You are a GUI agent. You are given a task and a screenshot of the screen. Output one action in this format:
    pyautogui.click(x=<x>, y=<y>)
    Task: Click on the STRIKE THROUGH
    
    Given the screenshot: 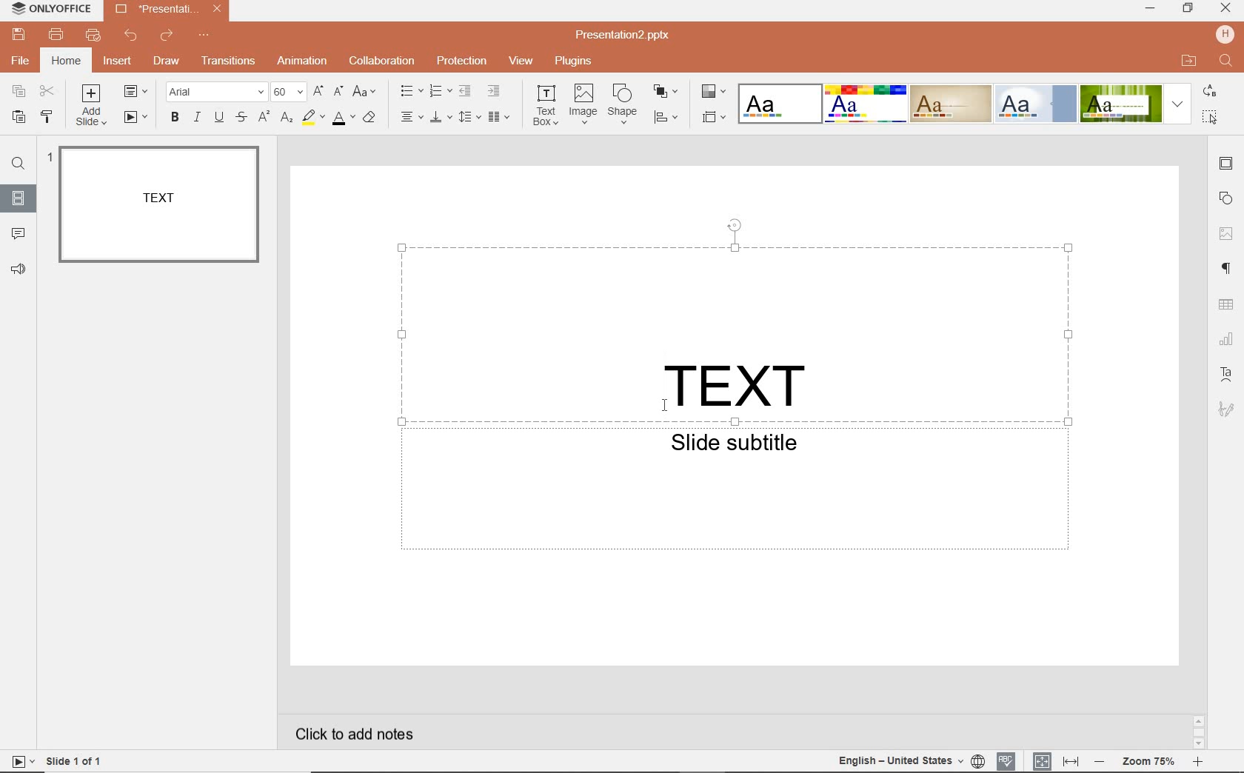 What is the action you would take?
    pyautogui.click(x=244, y=117)
    